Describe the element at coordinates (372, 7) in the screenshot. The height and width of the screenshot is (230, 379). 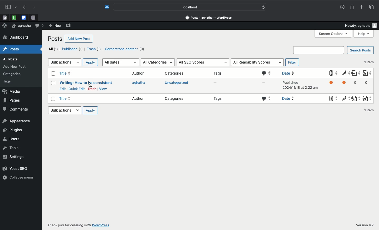
I see `Tabs` at that location.